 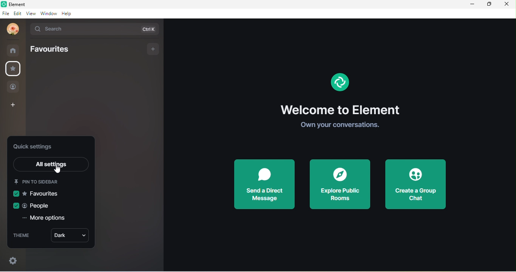 I want to click on element logo, so click(x=338, y=86).